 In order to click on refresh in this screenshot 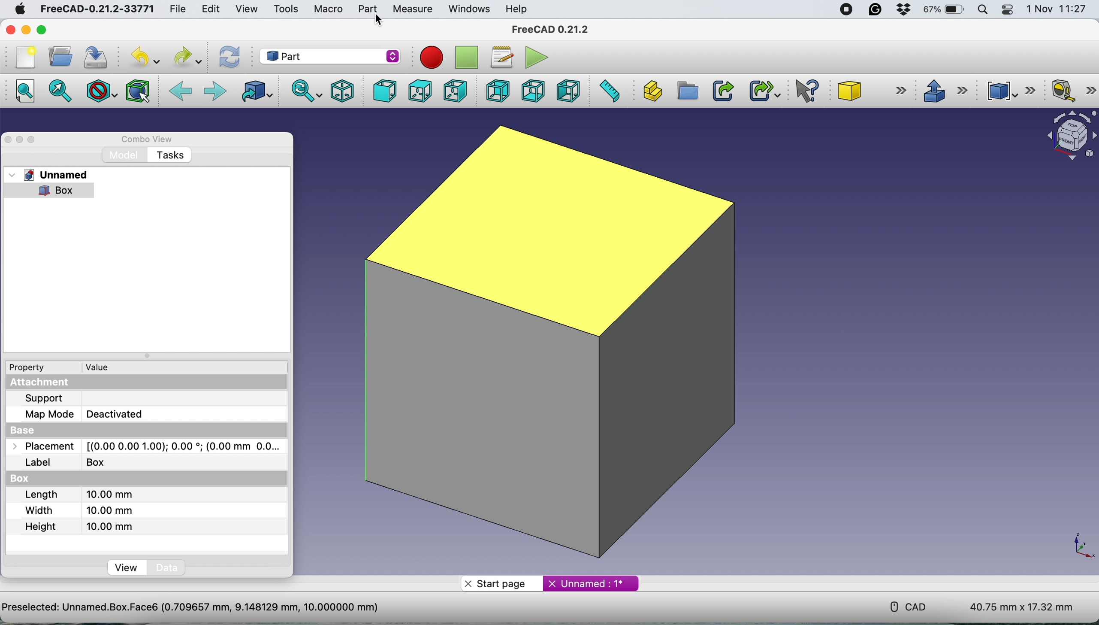, I will do `click(228, 55)`.